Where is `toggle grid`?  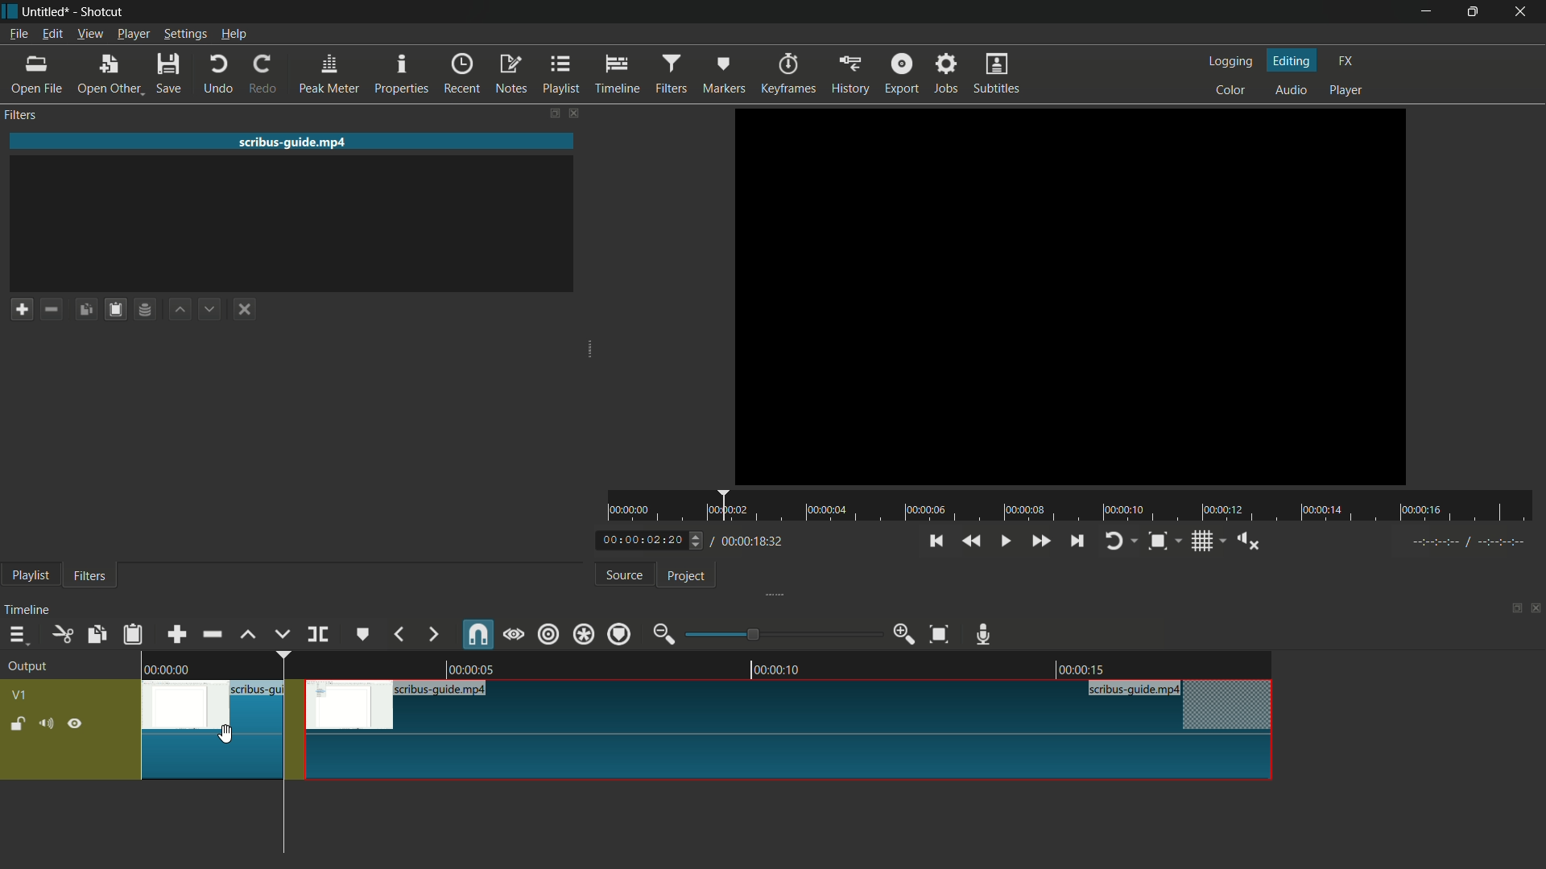 toggle grid is located at coordinates (1204, 542).